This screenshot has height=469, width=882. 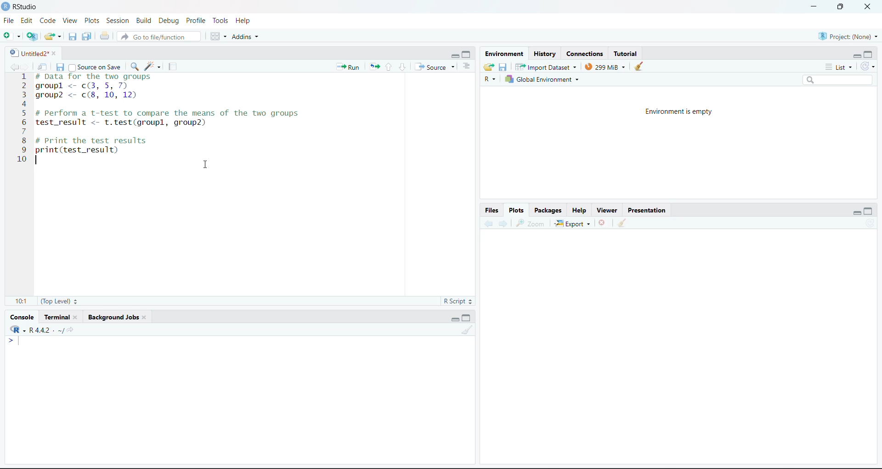 I want to click on close, so click(x=868, y=6).